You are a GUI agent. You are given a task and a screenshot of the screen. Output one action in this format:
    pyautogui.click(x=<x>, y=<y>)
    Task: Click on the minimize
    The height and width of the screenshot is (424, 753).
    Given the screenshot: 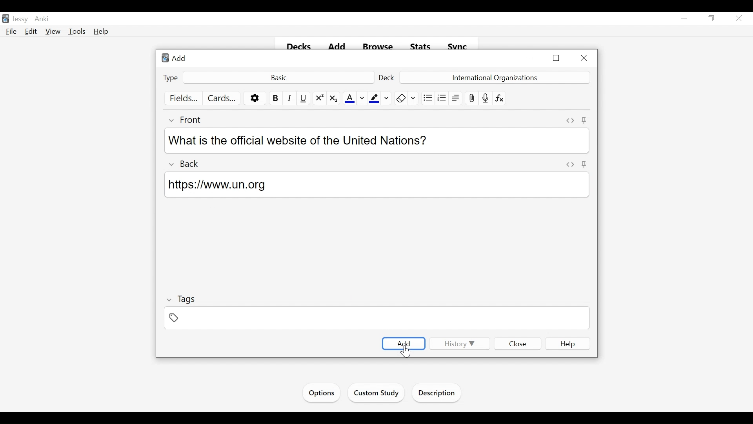 What is the action you would take?
    pyautogui.click(x=684, y=18)
    